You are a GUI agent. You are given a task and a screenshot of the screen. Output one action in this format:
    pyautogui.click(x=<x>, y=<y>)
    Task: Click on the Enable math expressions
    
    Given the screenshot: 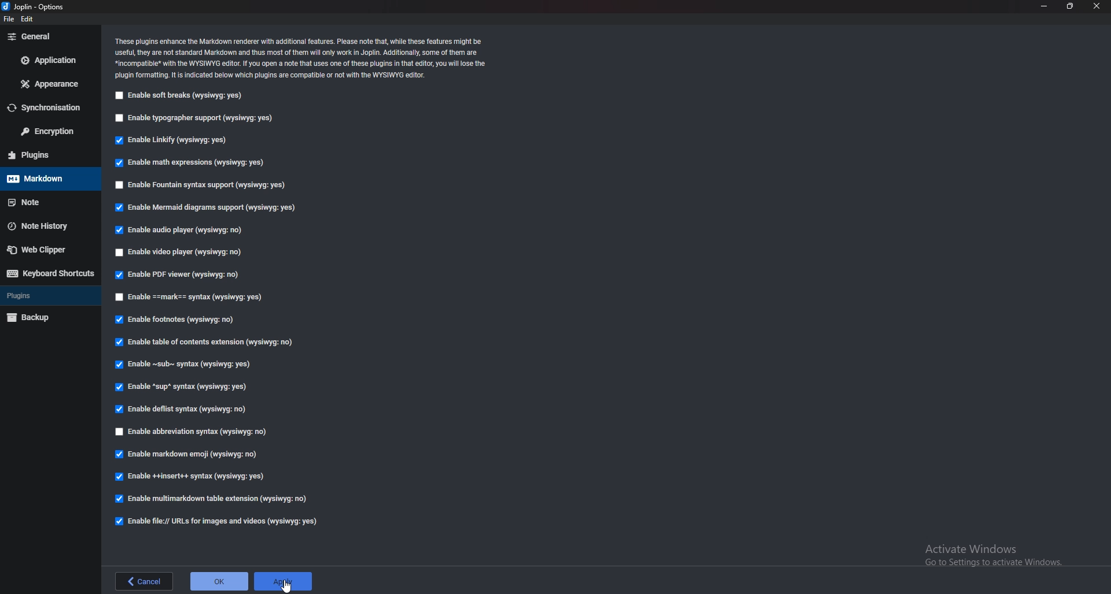 What is the action you would take?
    pyautogui.click(x=195, y=163)
    